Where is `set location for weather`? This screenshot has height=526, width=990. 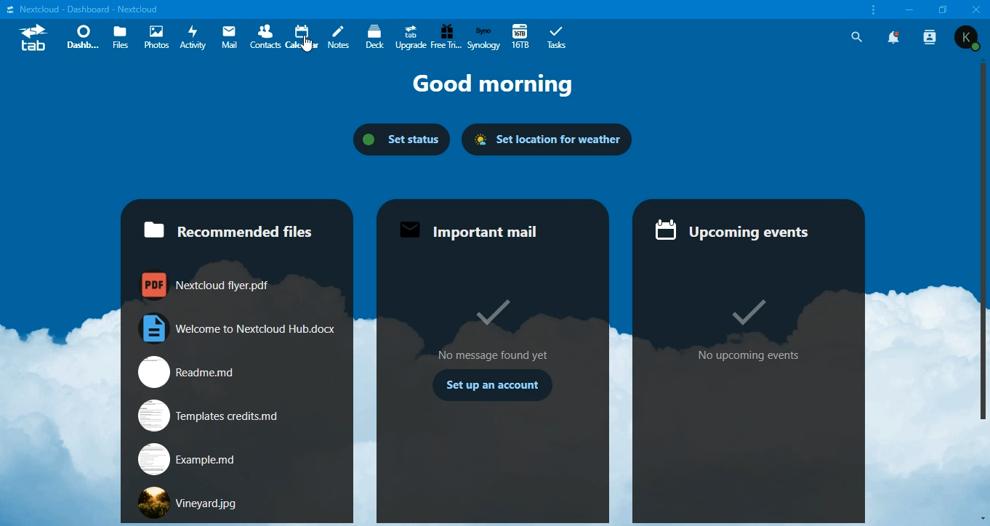
set location for weather is located at coordinates (550, 138).